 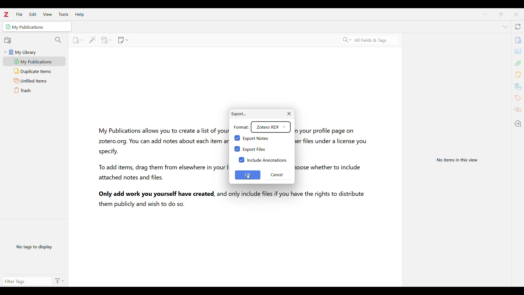 What do you see at coordinates (35, 71) in the screenshot?
I see `Duplicate items` at bounding box center [35, 71].